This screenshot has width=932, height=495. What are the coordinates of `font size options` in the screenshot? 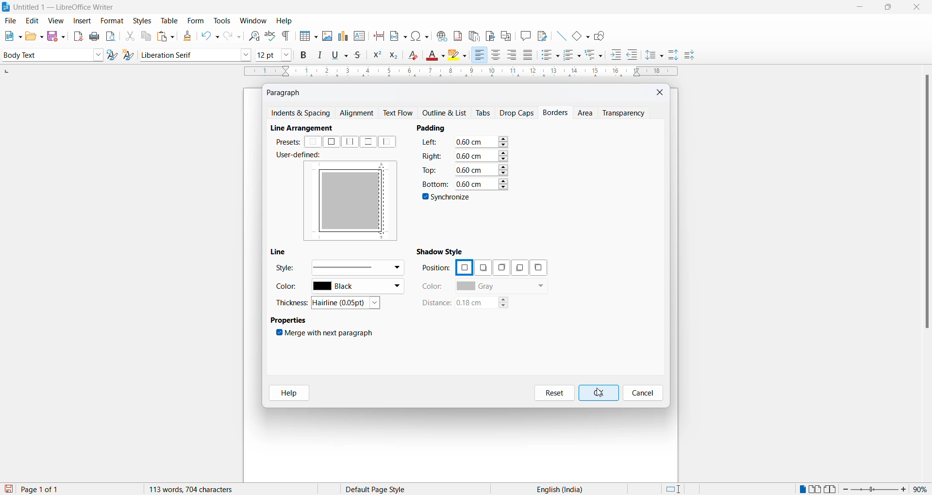 It's located at (287, 54).